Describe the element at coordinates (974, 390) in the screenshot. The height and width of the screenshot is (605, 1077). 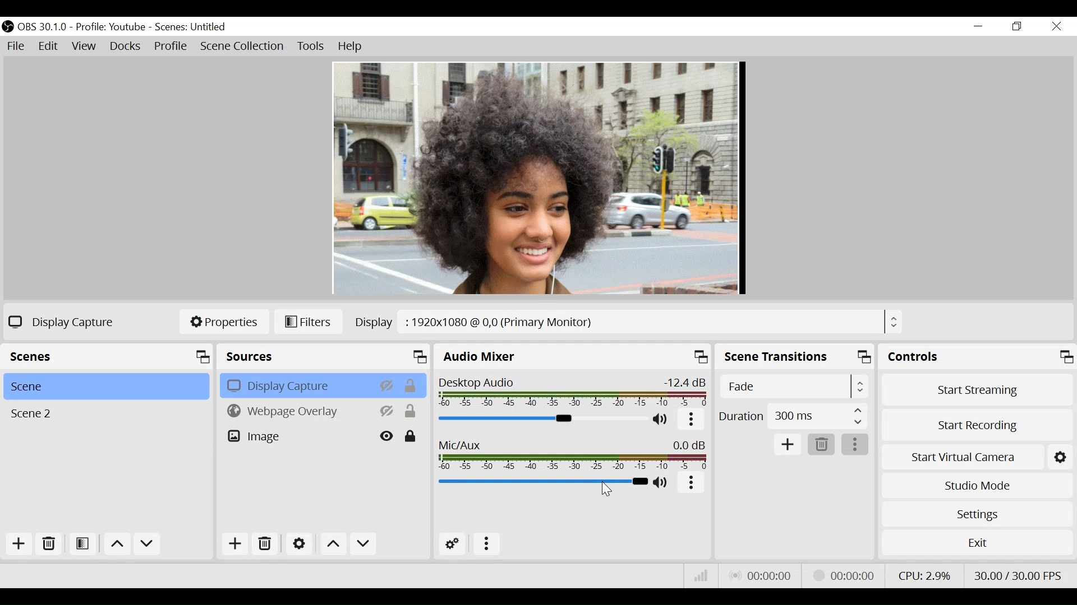
I see `Start Streaming` at that location.